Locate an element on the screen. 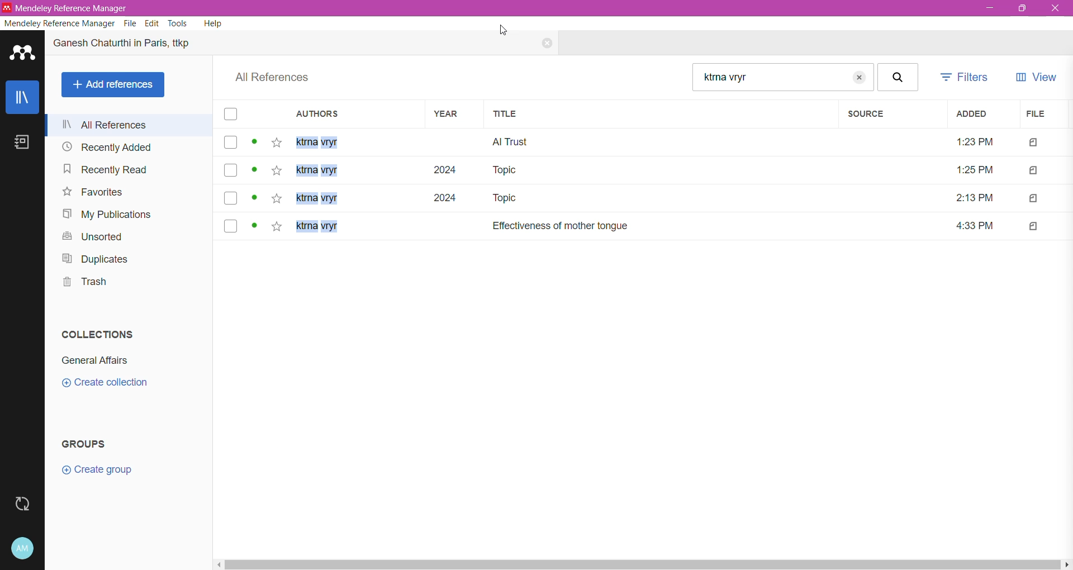 Image resolution: width=1073 pixels, height=570 pixels. add to favorites is located at coordinates (278, 199).